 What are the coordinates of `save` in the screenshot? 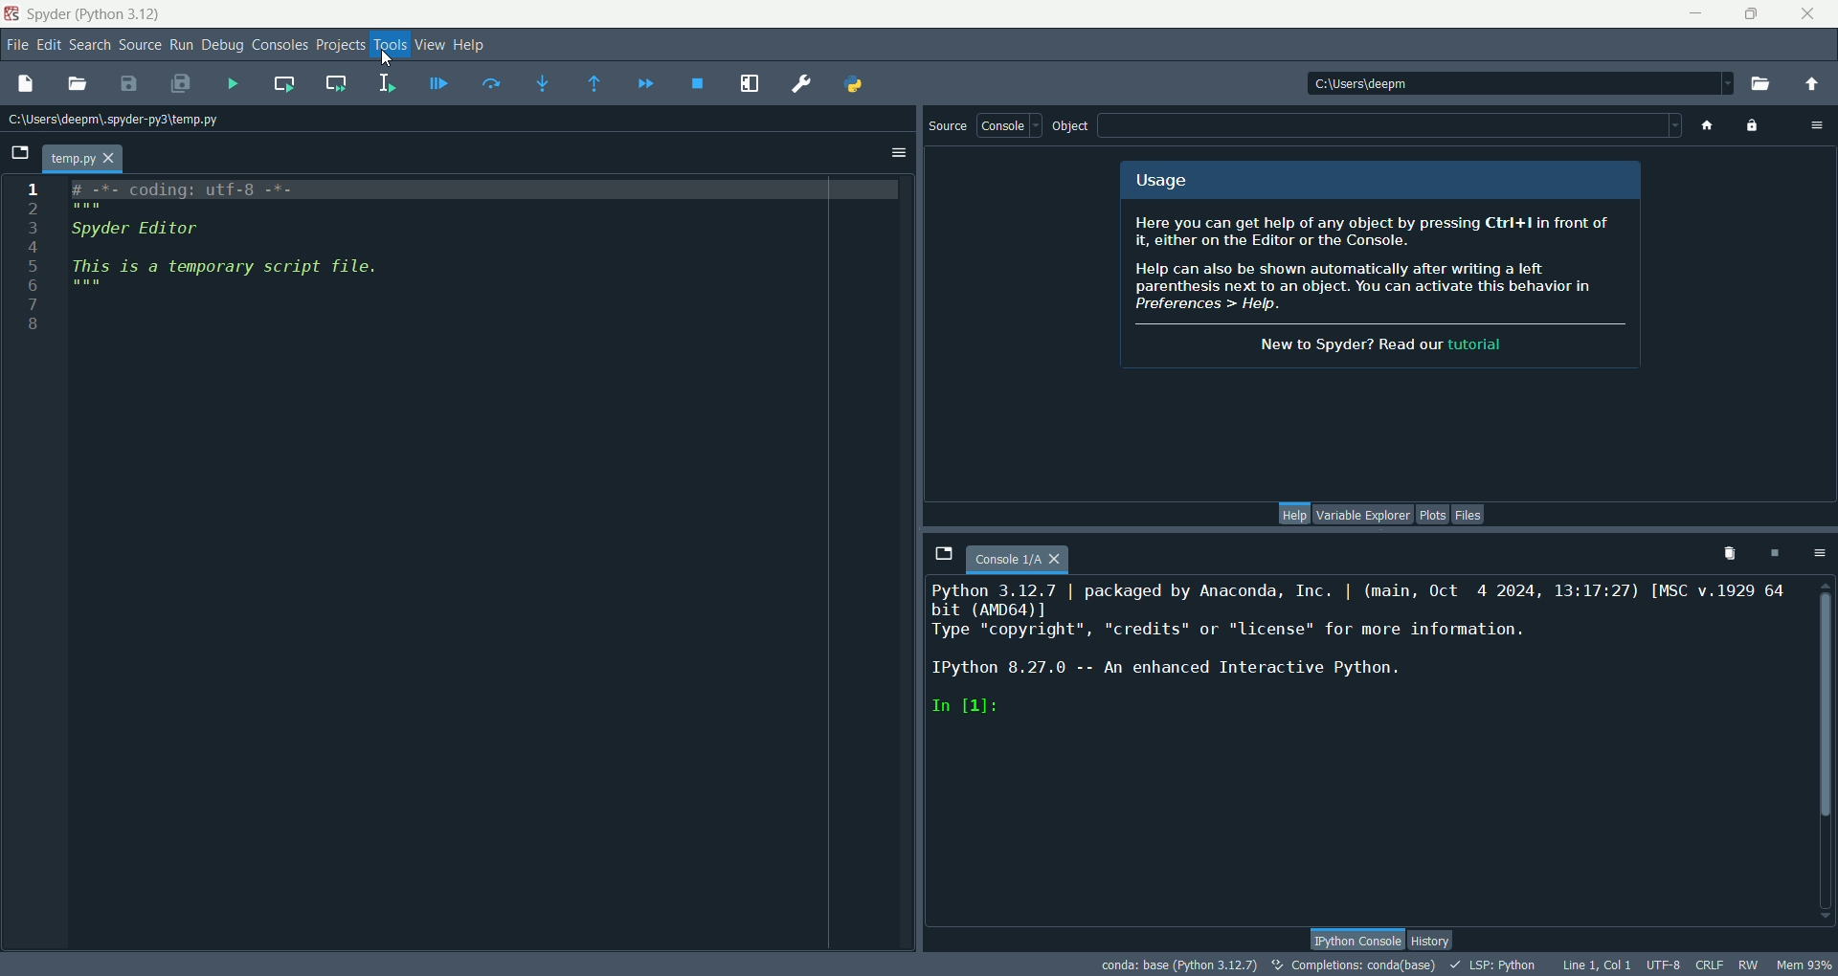 It's located at (131, 84).